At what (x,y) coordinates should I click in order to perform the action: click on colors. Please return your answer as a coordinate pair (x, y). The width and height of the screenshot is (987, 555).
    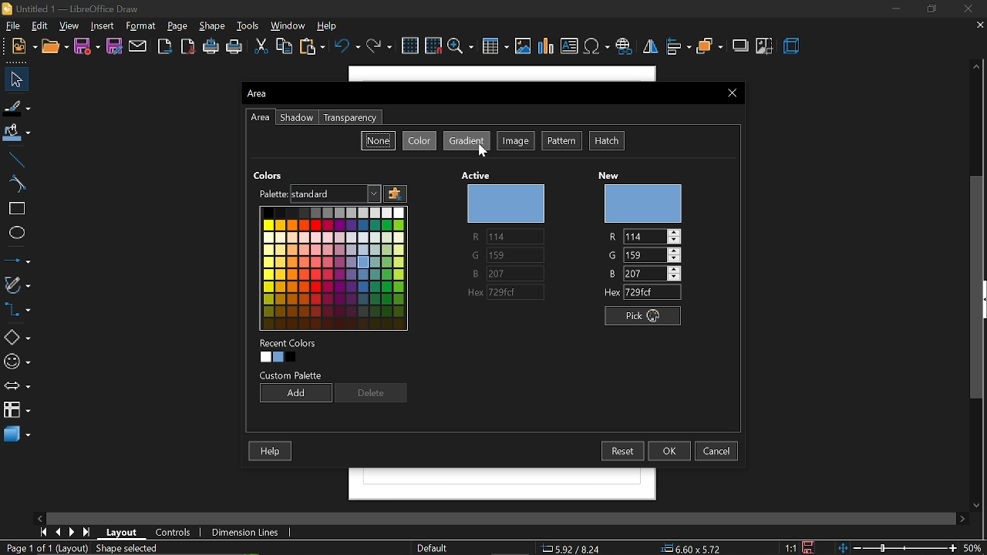
    Looking at the image, I should click on (332, 268).